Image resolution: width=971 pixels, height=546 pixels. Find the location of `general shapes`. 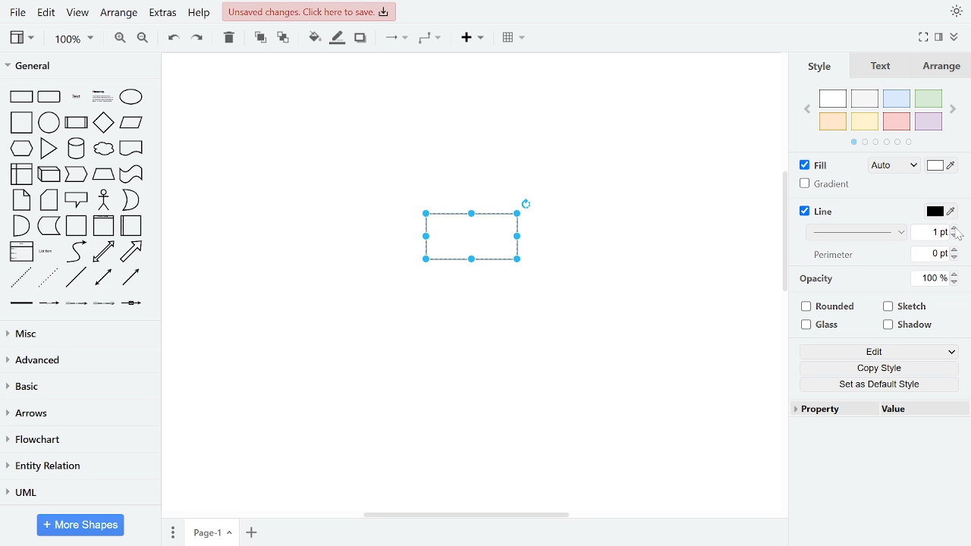

general shapes is located at coordinates (21, 251).